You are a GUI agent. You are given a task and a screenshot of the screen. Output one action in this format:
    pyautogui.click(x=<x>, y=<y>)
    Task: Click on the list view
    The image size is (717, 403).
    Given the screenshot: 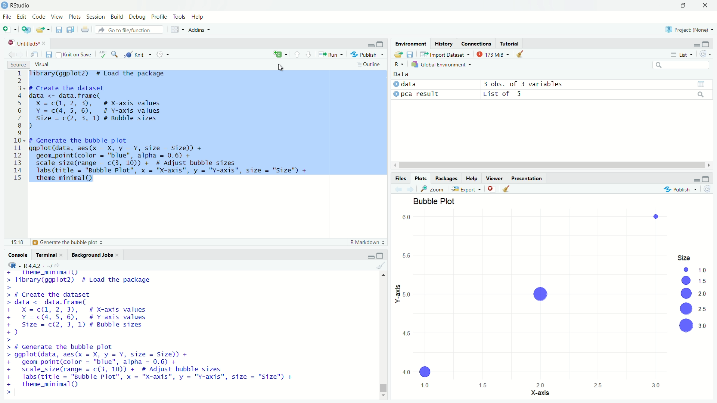 What is the action you would take?
    pyautogui.click(x=682, y=54)
    